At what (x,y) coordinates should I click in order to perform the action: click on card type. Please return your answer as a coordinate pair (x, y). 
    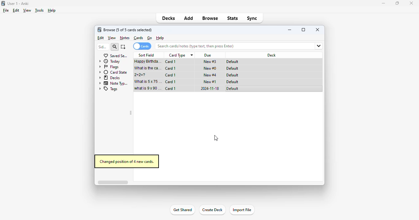
    Looking at the image, I should click on (180, 55).